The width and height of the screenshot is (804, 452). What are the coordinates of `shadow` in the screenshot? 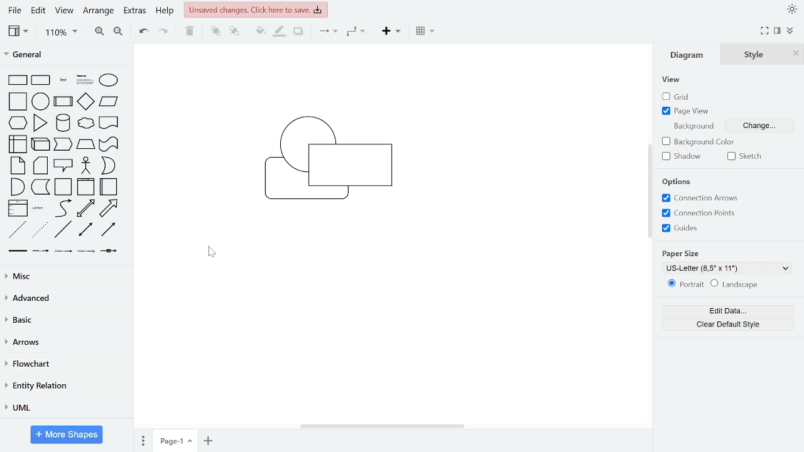 It's located at (300, 33).